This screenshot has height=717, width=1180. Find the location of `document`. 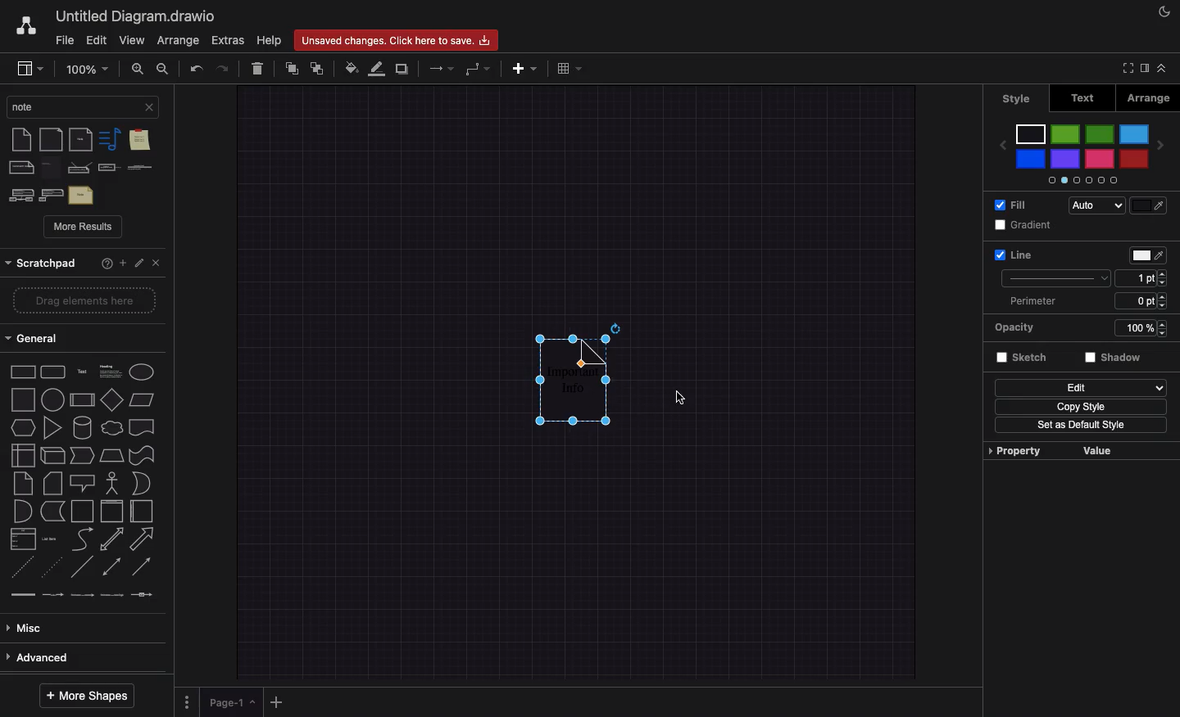

document is located at coordinates (52, 140).